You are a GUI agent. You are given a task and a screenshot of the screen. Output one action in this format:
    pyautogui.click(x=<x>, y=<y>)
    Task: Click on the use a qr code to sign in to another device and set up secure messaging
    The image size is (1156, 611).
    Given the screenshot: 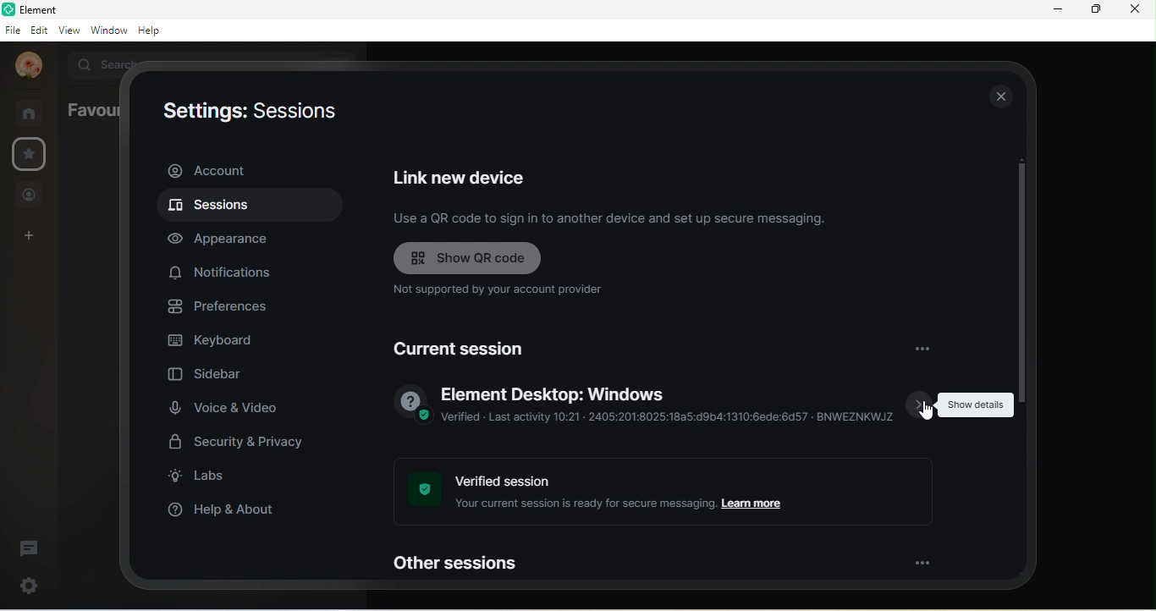 What is the action you would take?
    pyautogui.click(x=615, y=220)
    